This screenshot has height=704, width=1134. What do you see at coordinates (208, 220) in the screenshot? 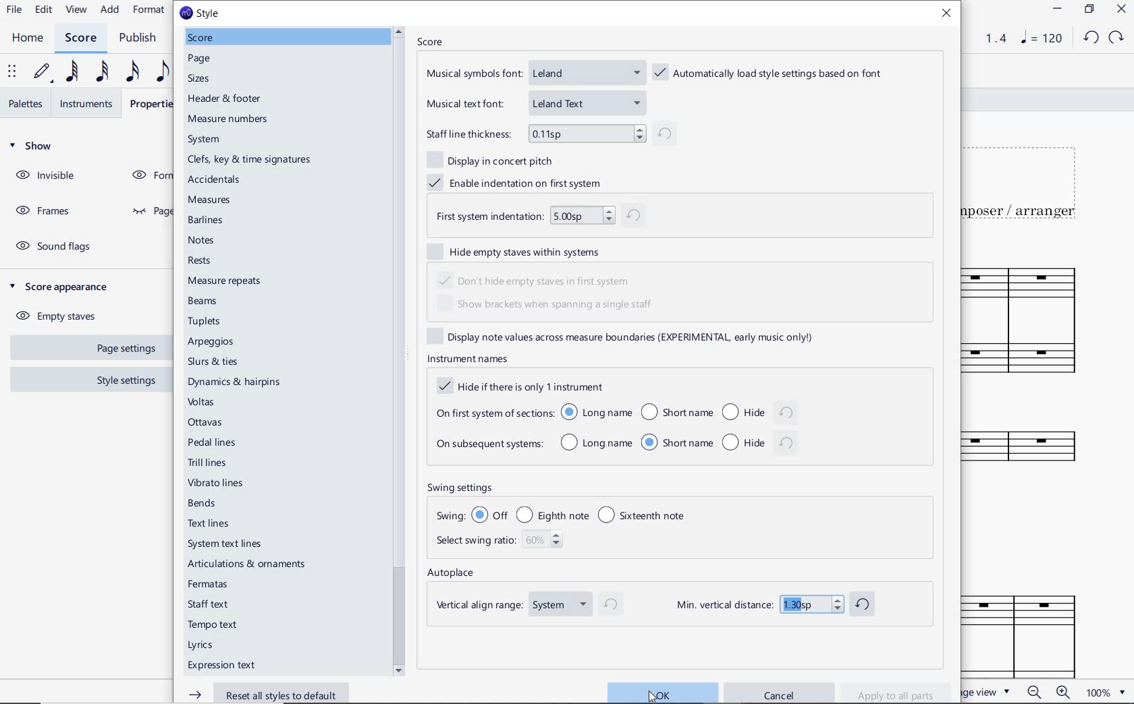
I see `barlines` at bounding box center [208, 220].